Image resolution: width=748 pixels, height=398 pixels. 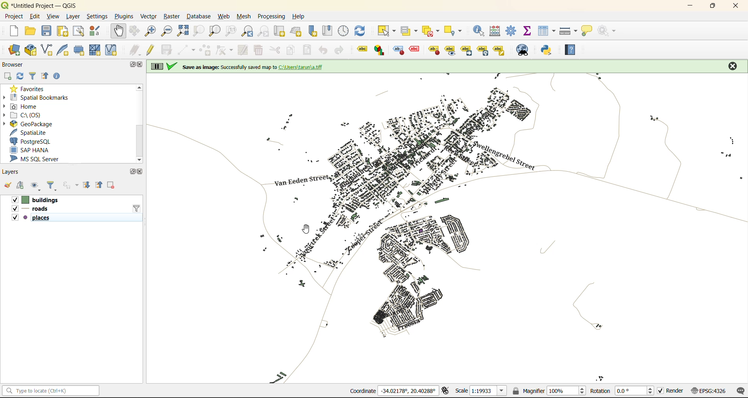 I want to click on show/hide lable and diagram , so click(x=433, y=49).